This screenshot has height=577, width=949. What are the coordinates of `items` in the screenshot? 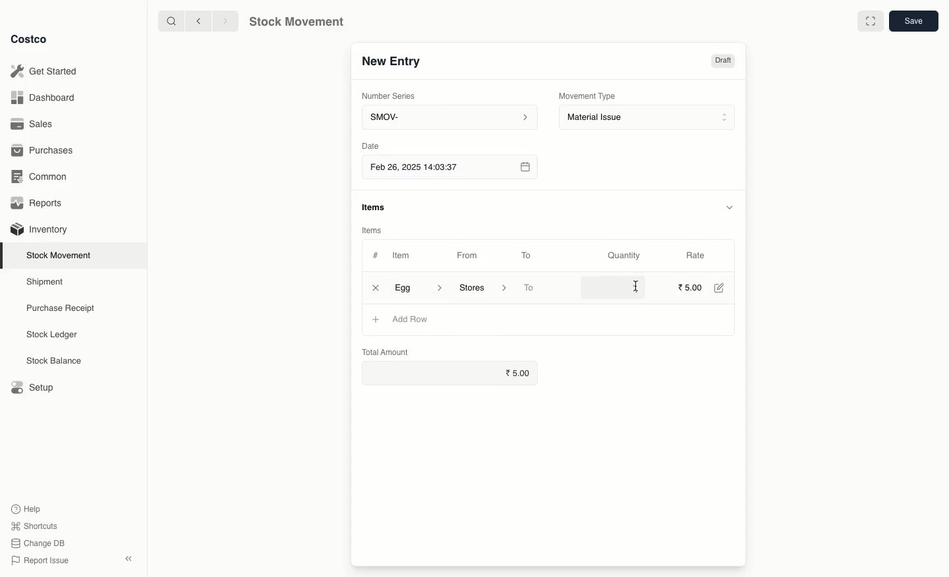 It's located at (375, 207).